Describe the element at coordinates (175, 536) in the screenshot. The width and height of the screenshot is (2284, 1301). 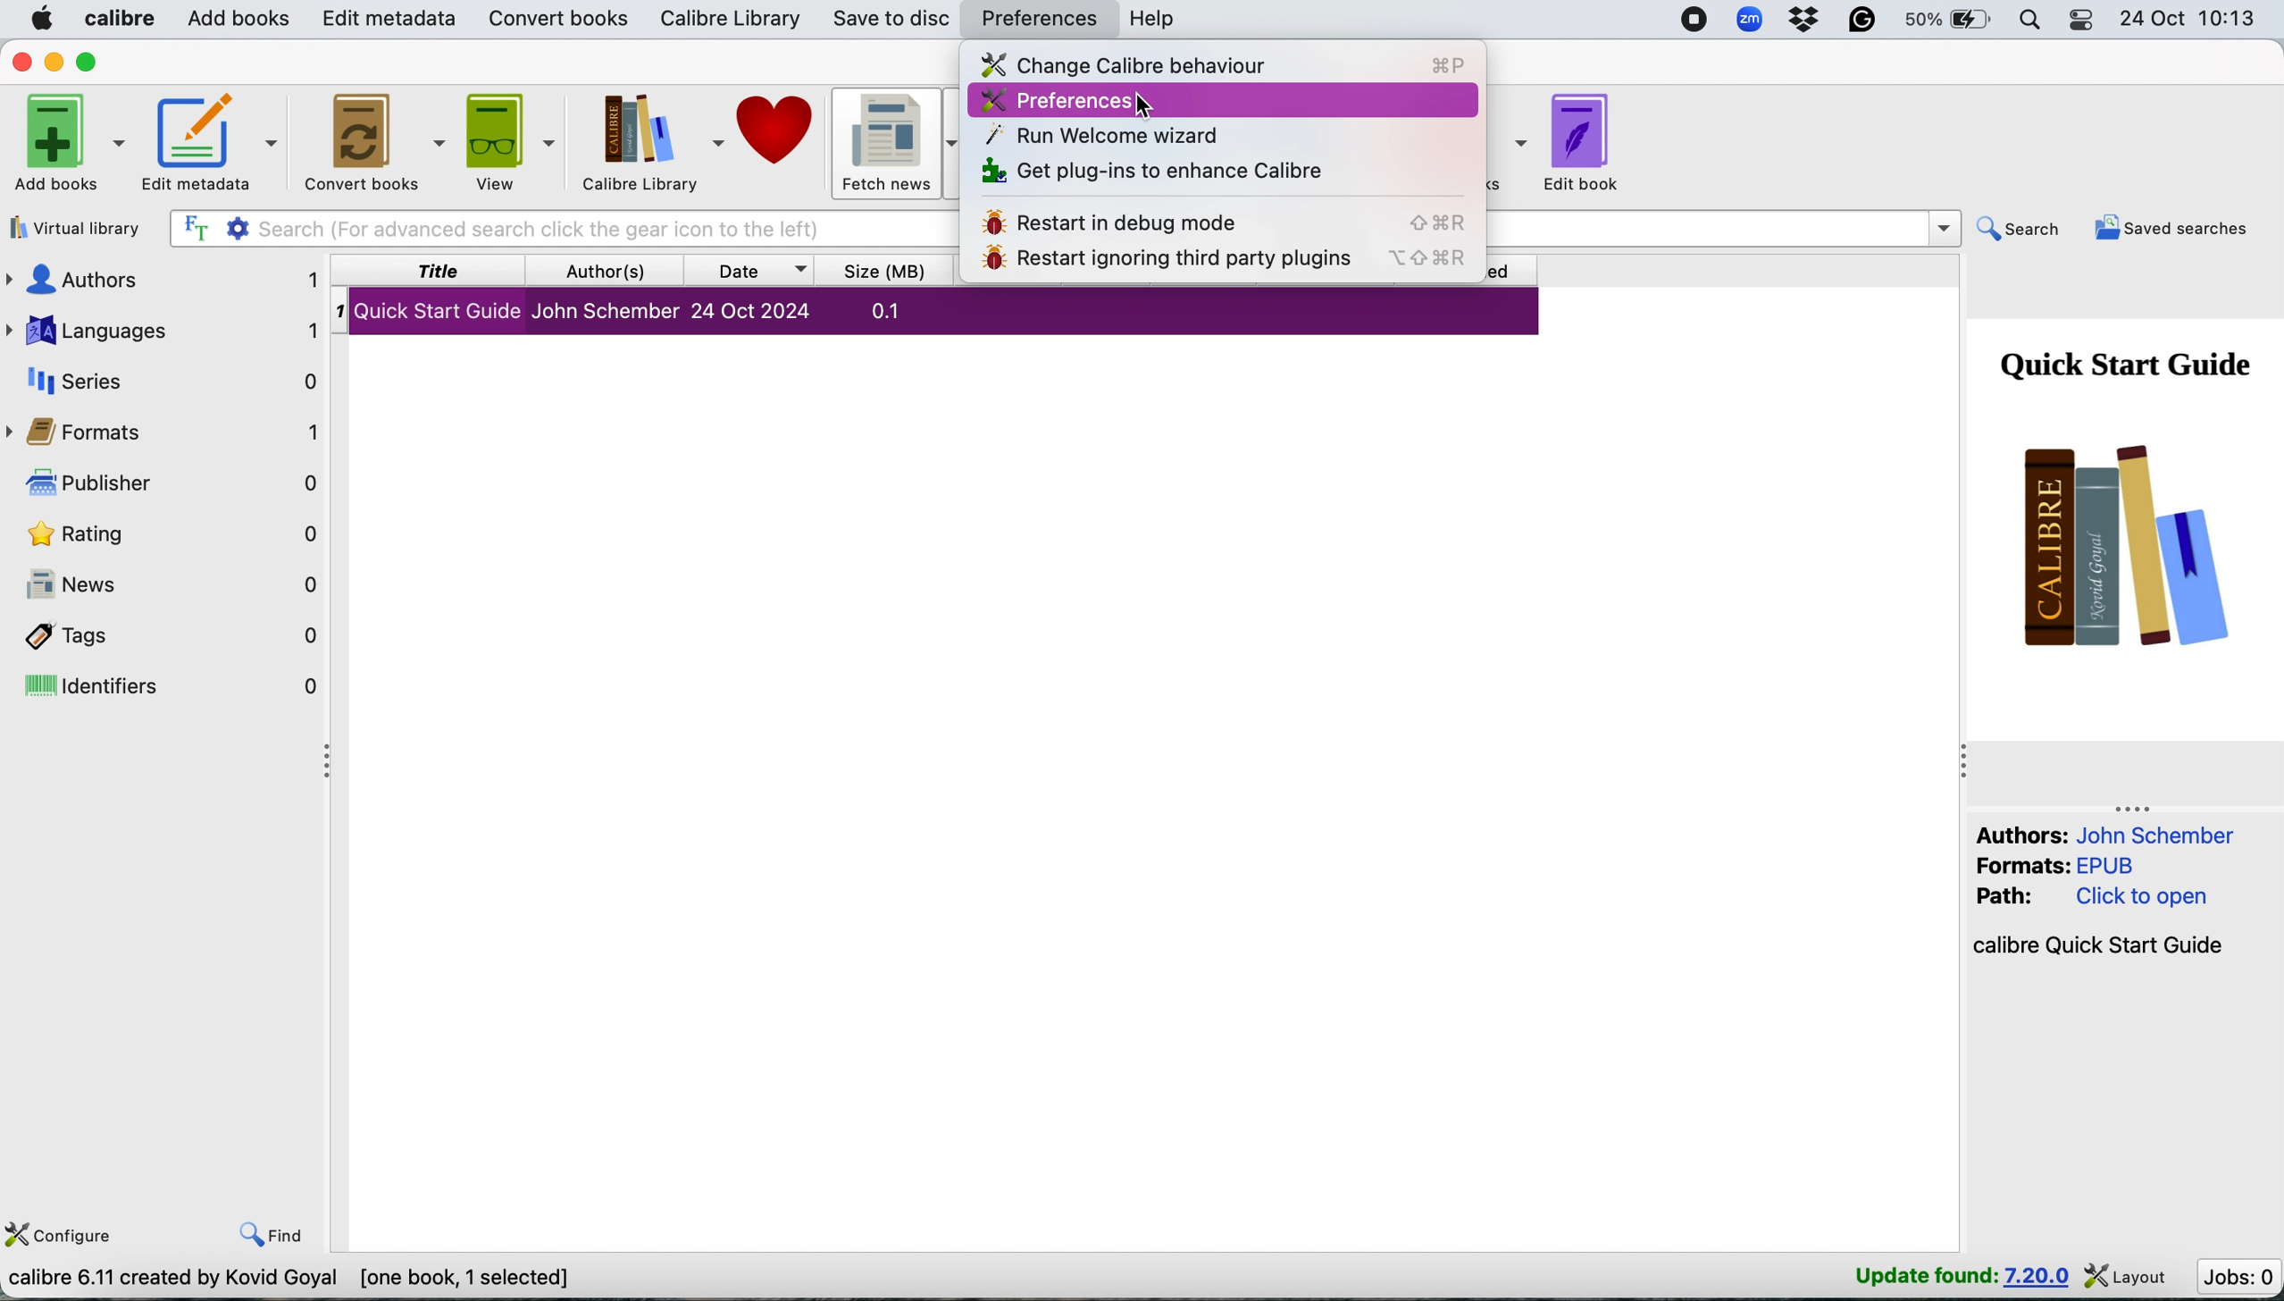
I see `rating` at that location.